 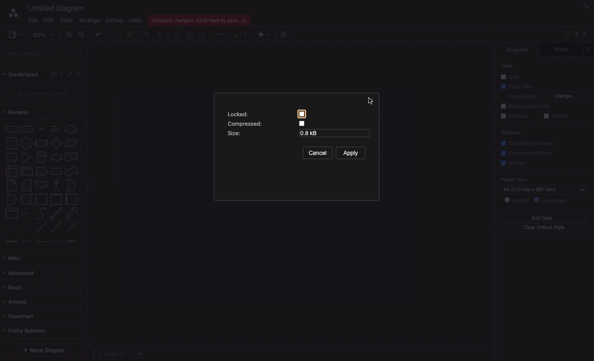 I want to click on Fill, so click(x=176, y=35).